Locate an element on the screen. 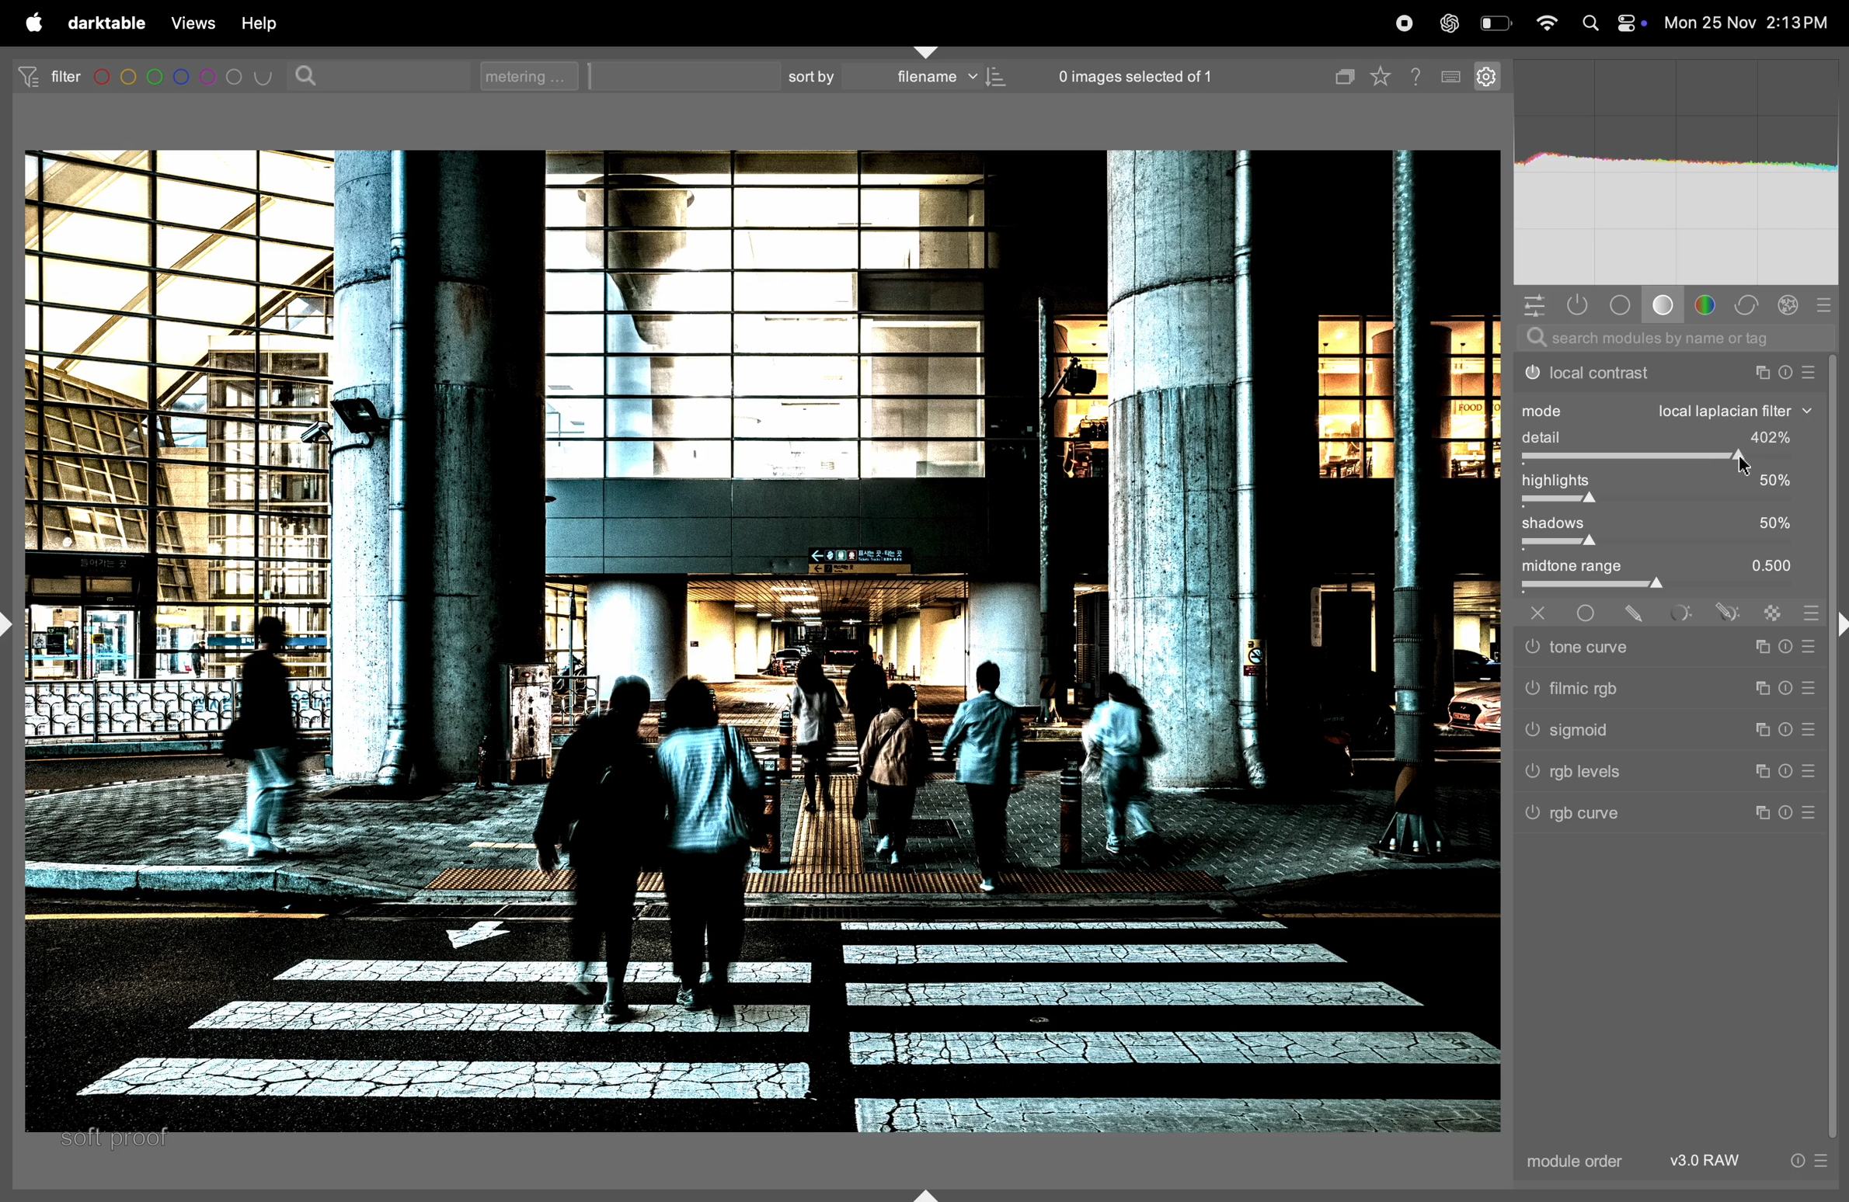 The width and height of the screenshot is (1849, 1202). darktable is located at coordinates (106, 23).